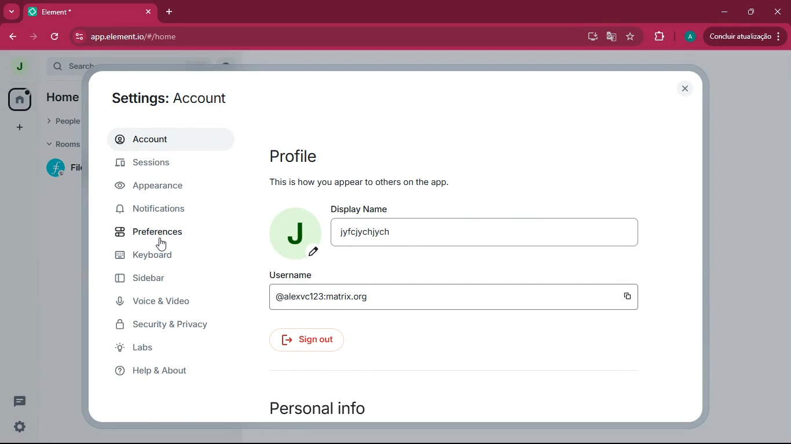 This screenshot has height=444, width=791. What do you see at coordinates (151, 234) in the screenshot?
I see `Preferences` at bounding box center [151, 234].